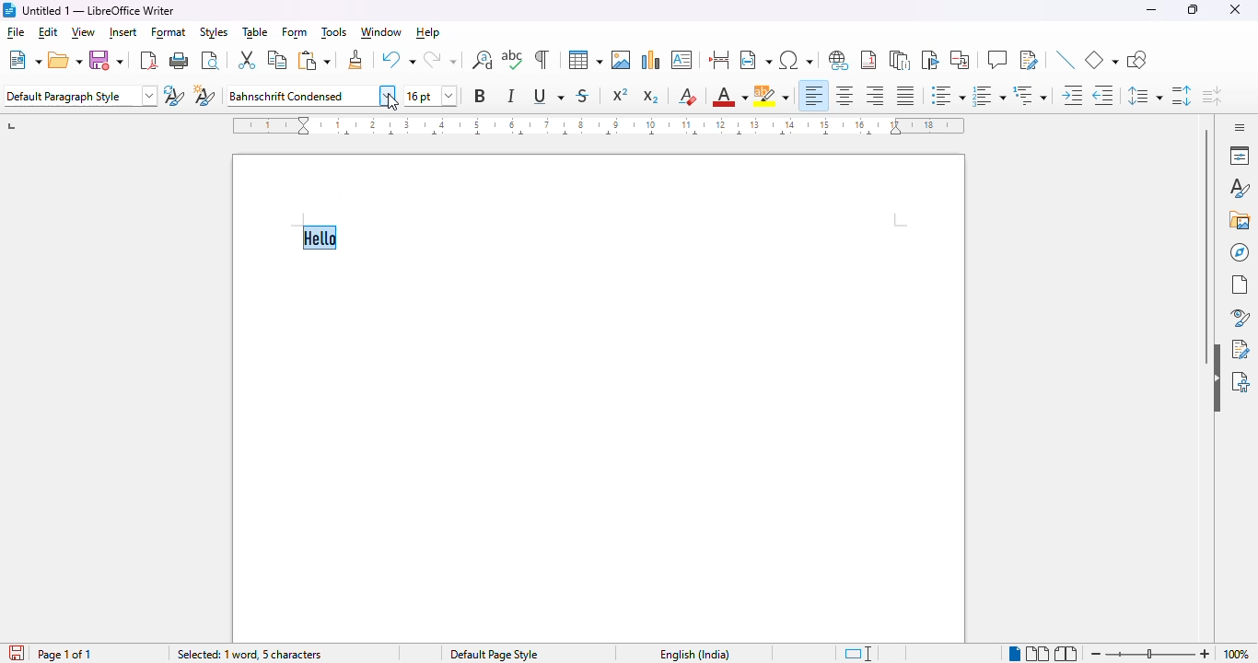  I want to click on toggle formatting marks, so click(542, 59).